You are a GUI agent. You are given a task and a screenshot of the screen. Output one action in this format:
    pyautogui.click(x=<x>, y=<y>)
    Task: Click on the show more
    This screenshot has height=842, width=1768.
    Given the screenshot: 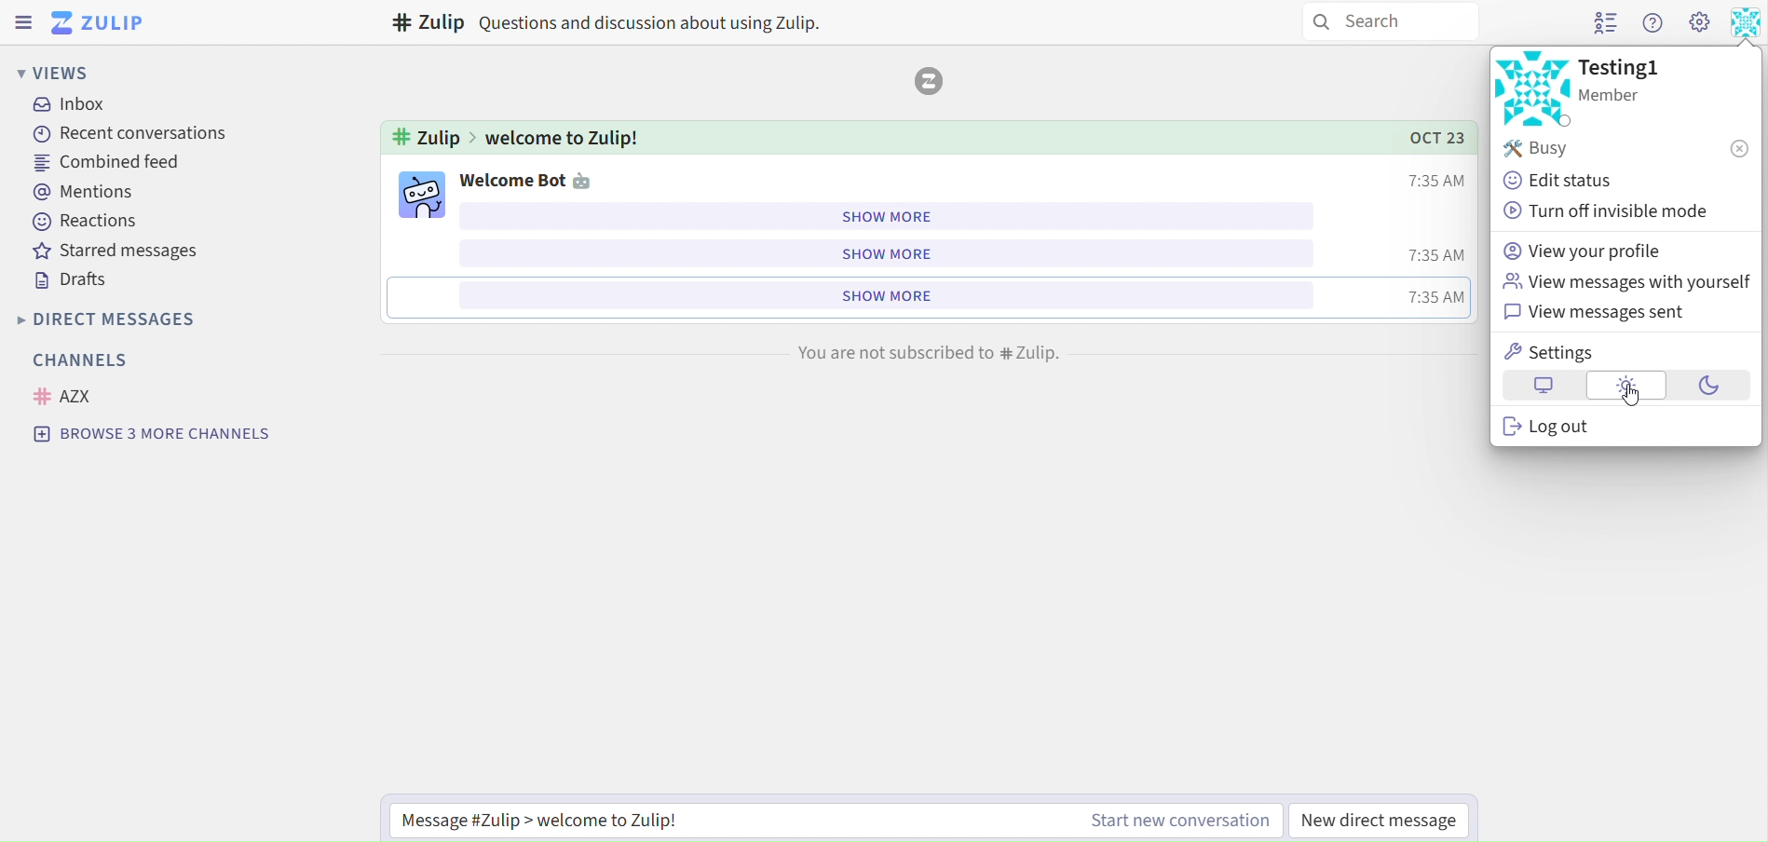 What is the action you would take?
    pyautogui.click(x=892, y=217)
    